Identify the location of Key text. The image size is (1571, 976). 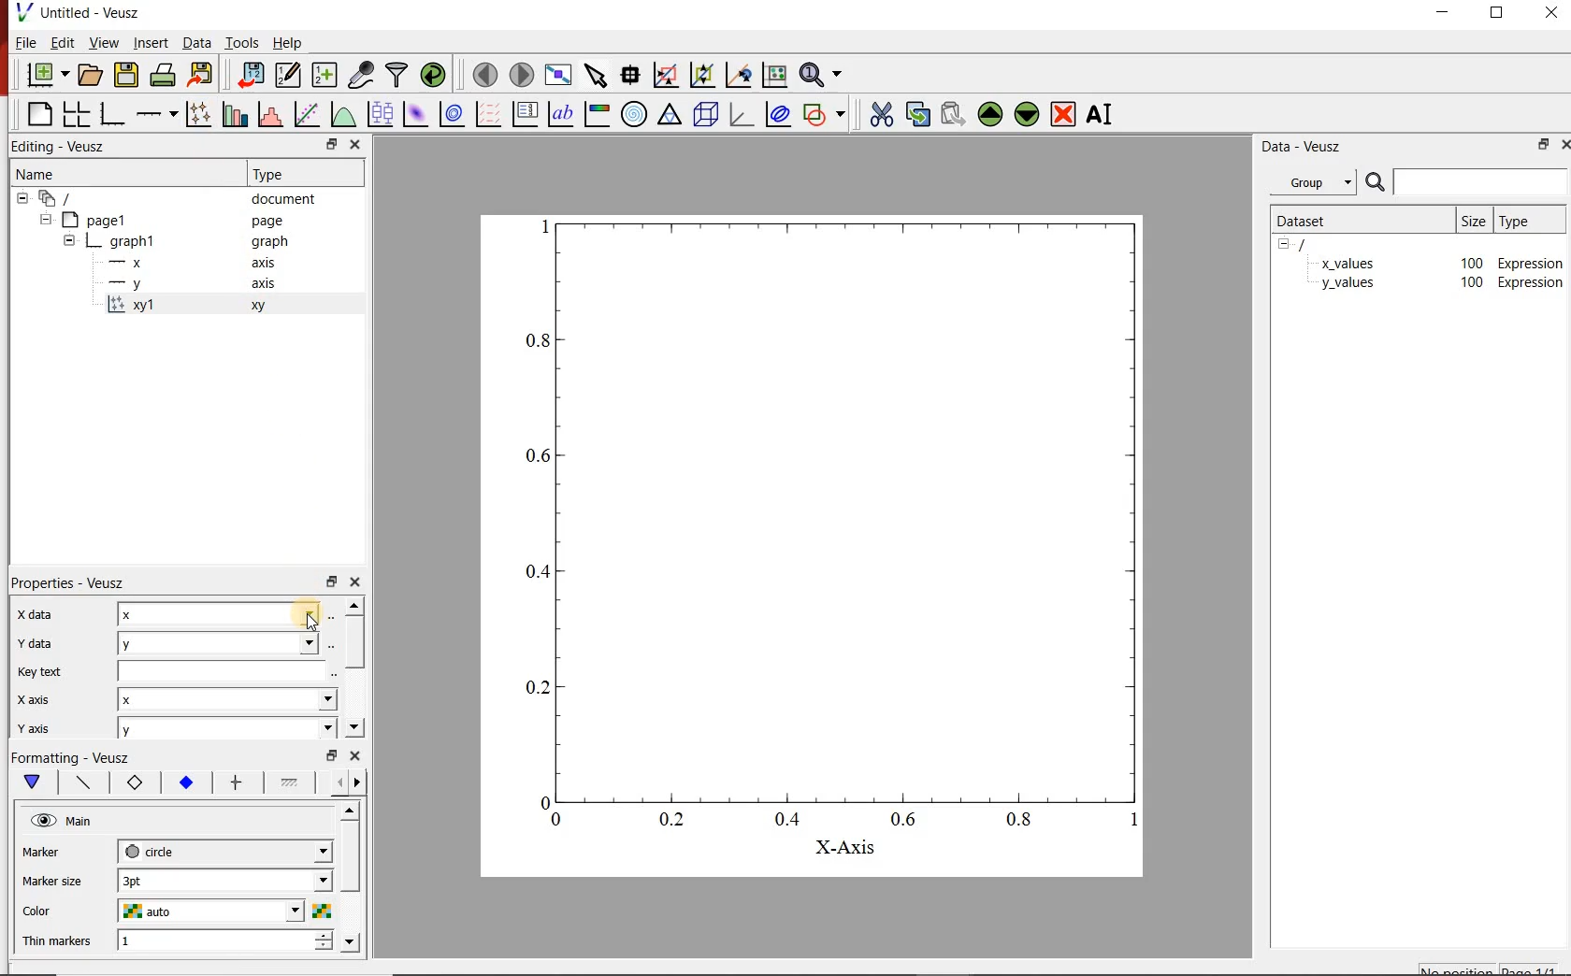
(41, 671).